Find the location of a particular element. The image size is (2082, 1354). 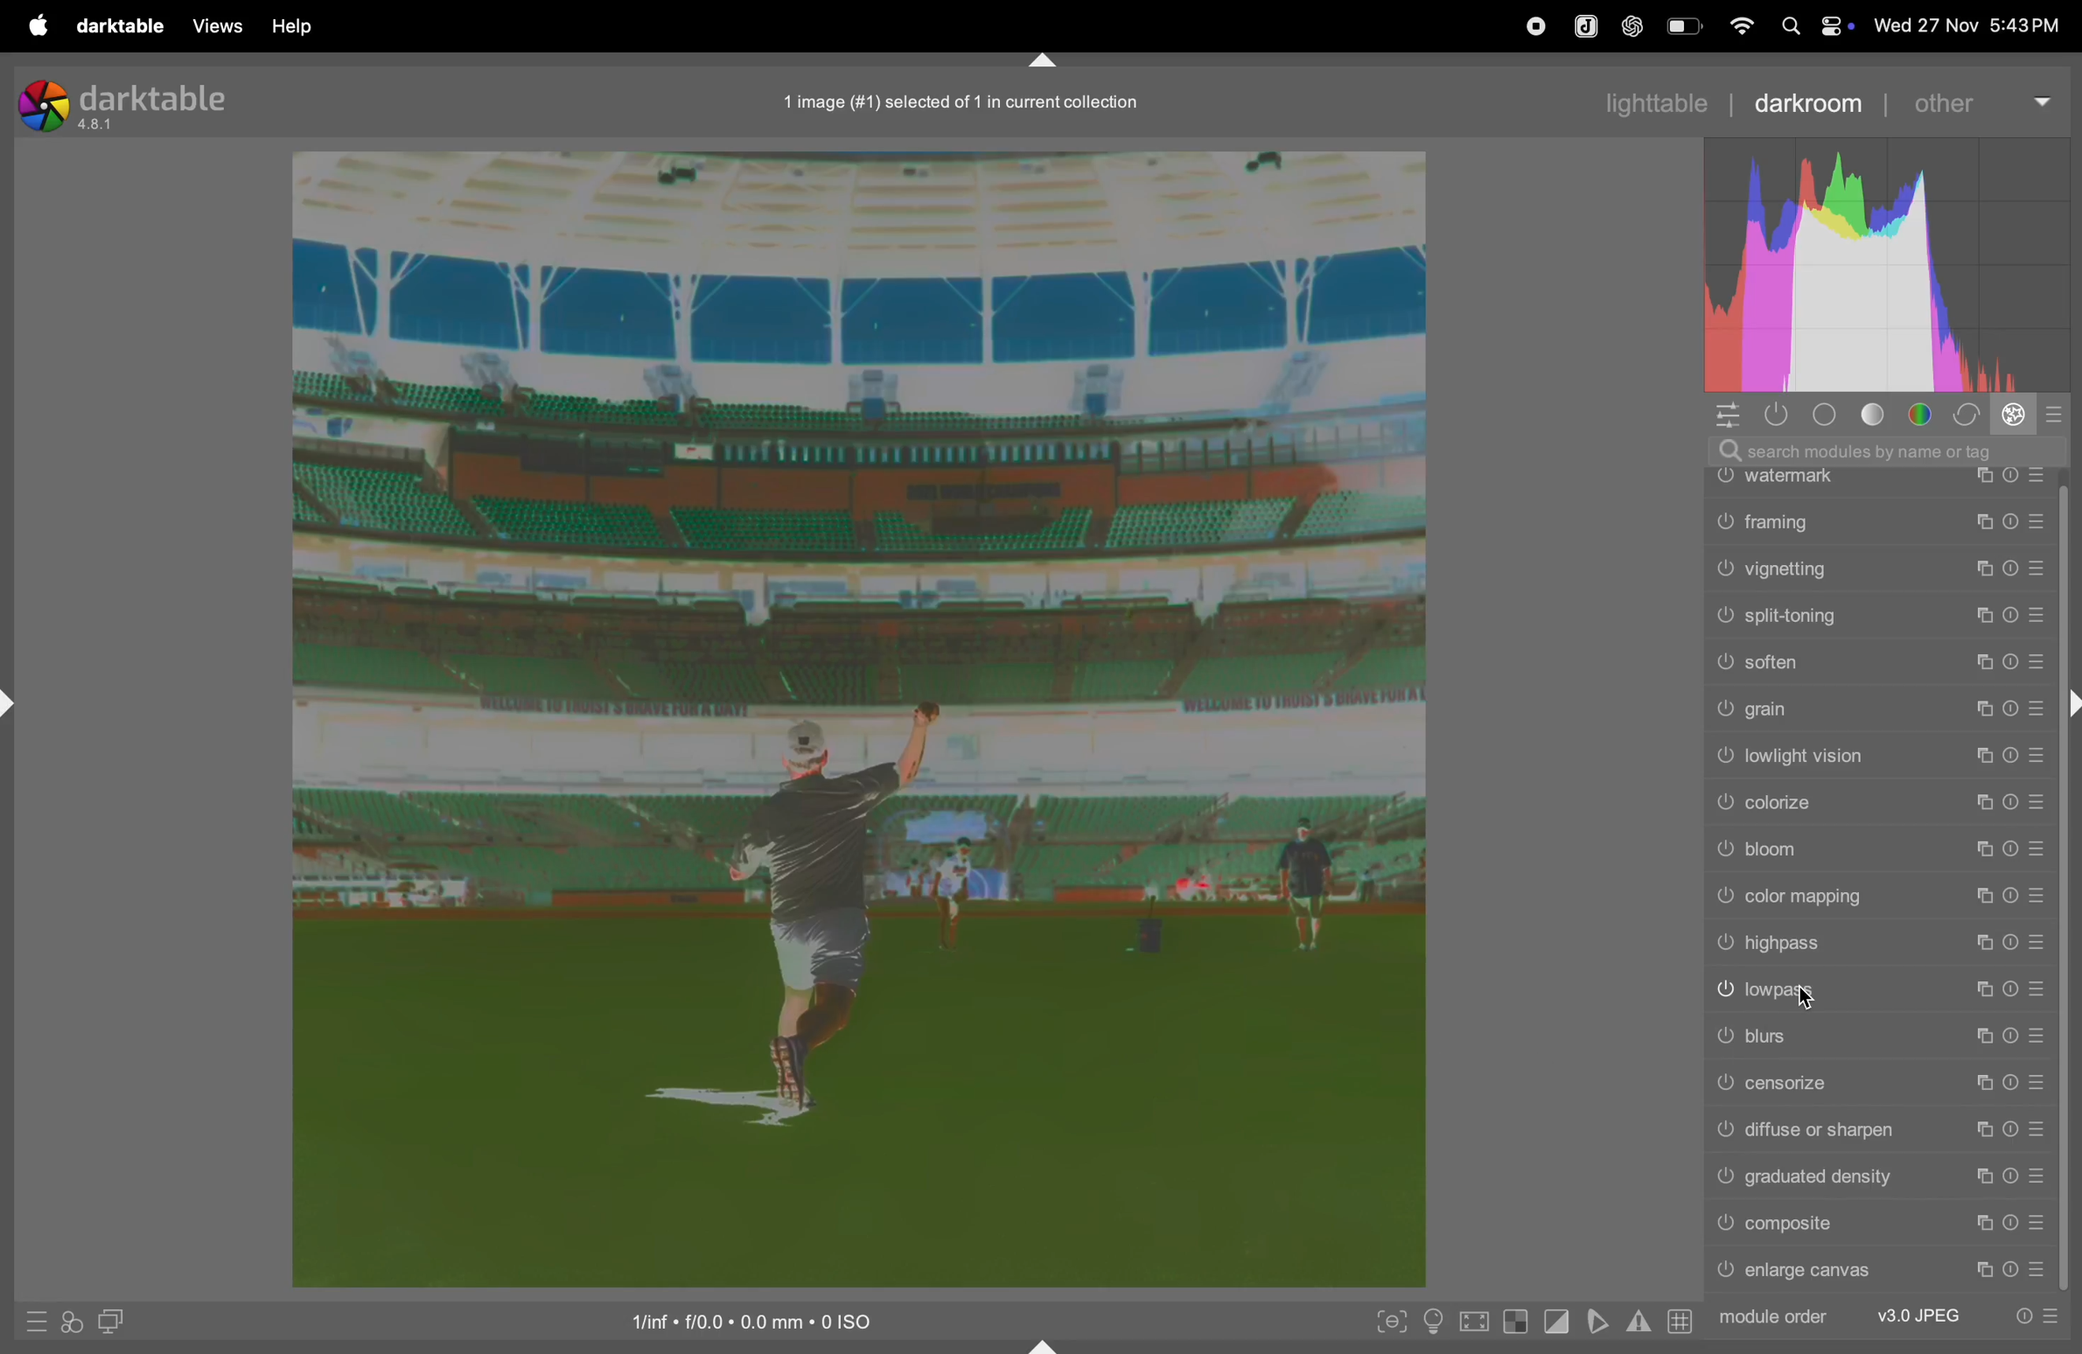

shift+ctrl+b is located at coordinates (1044, 1344).